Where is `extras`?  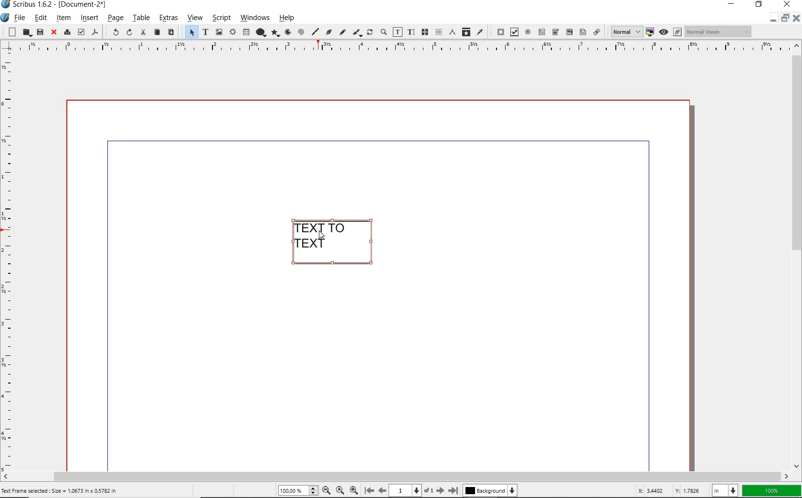
extras is located at coordinates (169, 18).